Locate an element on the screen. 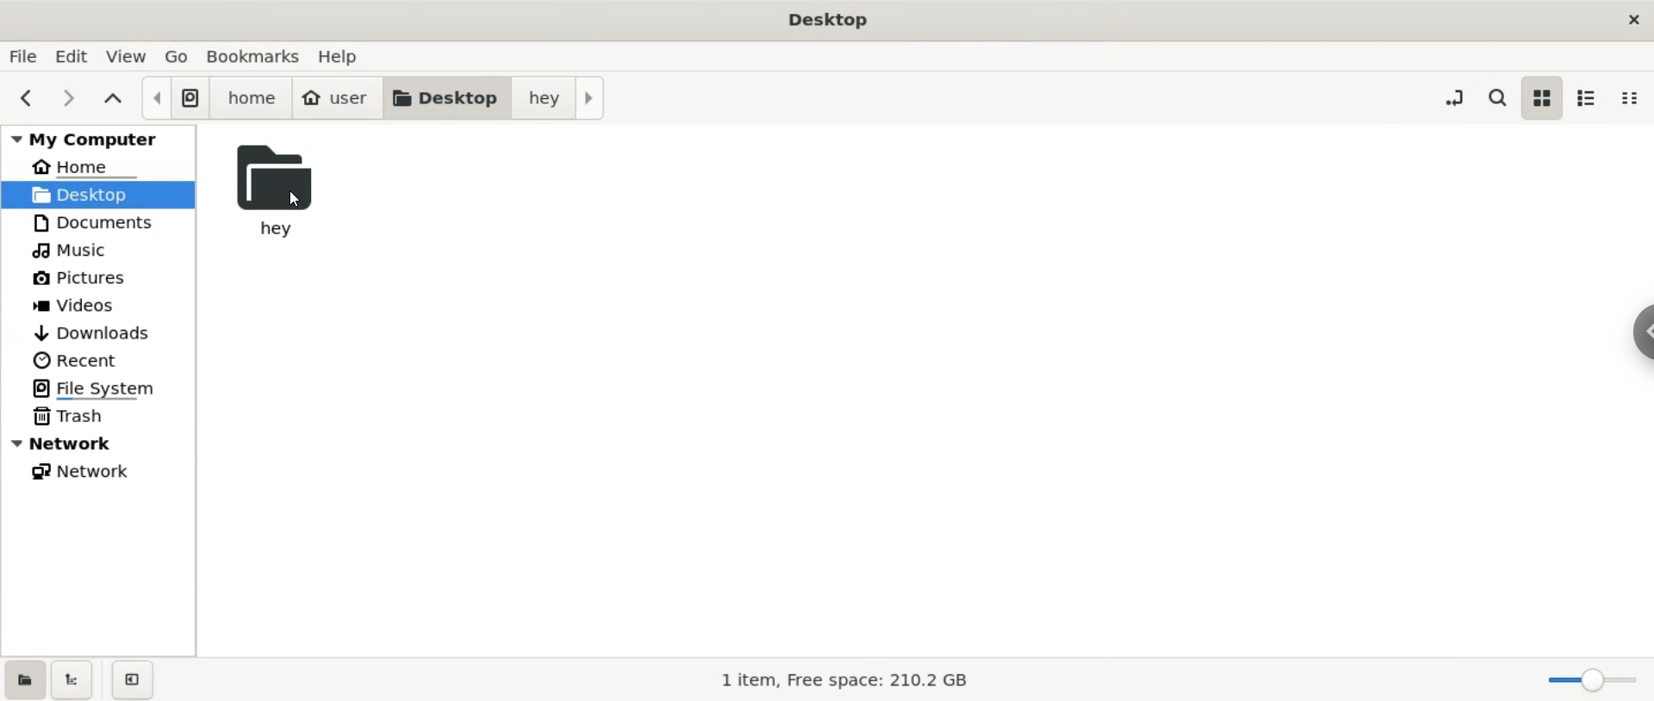  sidebar is located at coordinates (1644, 333).